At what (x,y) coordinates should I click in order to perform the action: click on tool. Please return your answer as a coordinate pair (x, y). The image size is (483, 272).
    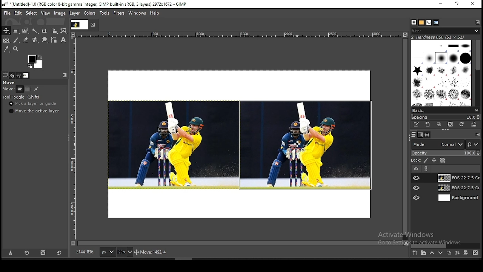
    Looking at the image, I should click on (477, 22).